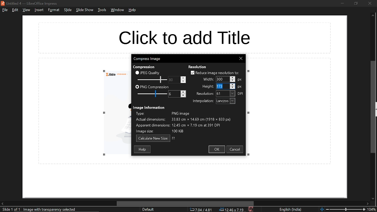 Image resolution: width=377 pixels, height=212 pixels. I want to click on close, so click(370, 3).